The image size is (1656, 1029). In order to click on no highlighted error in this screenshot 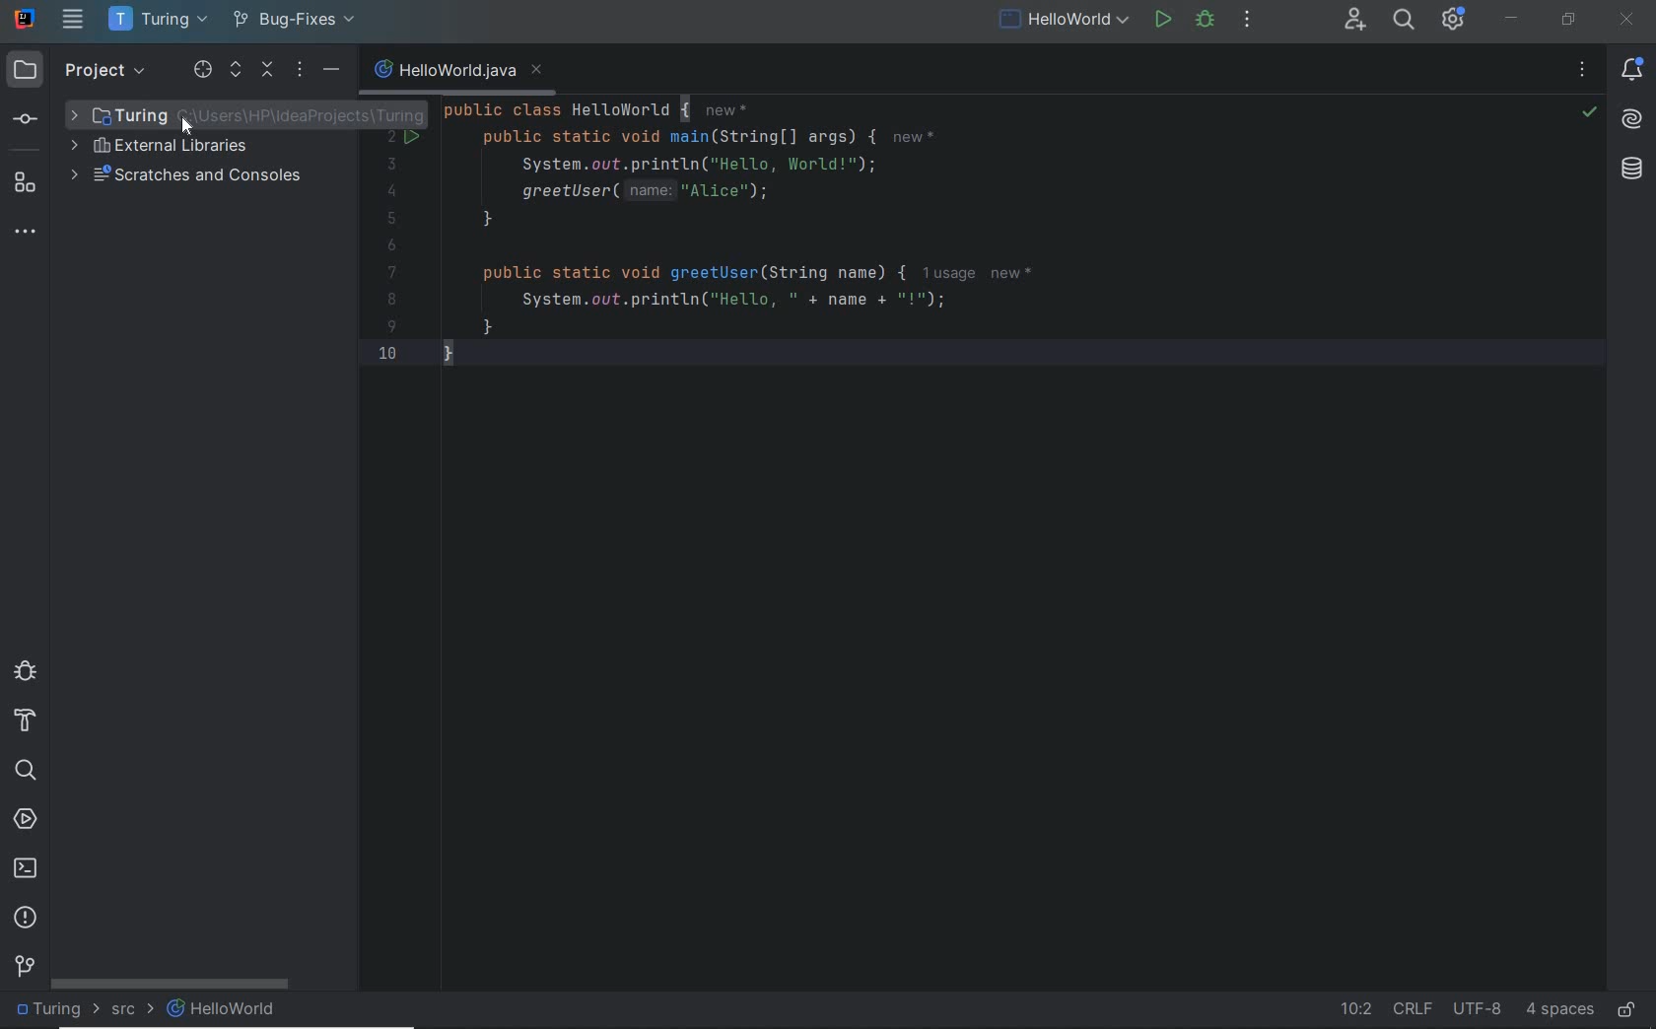, I will do `click(1588, 112)`.